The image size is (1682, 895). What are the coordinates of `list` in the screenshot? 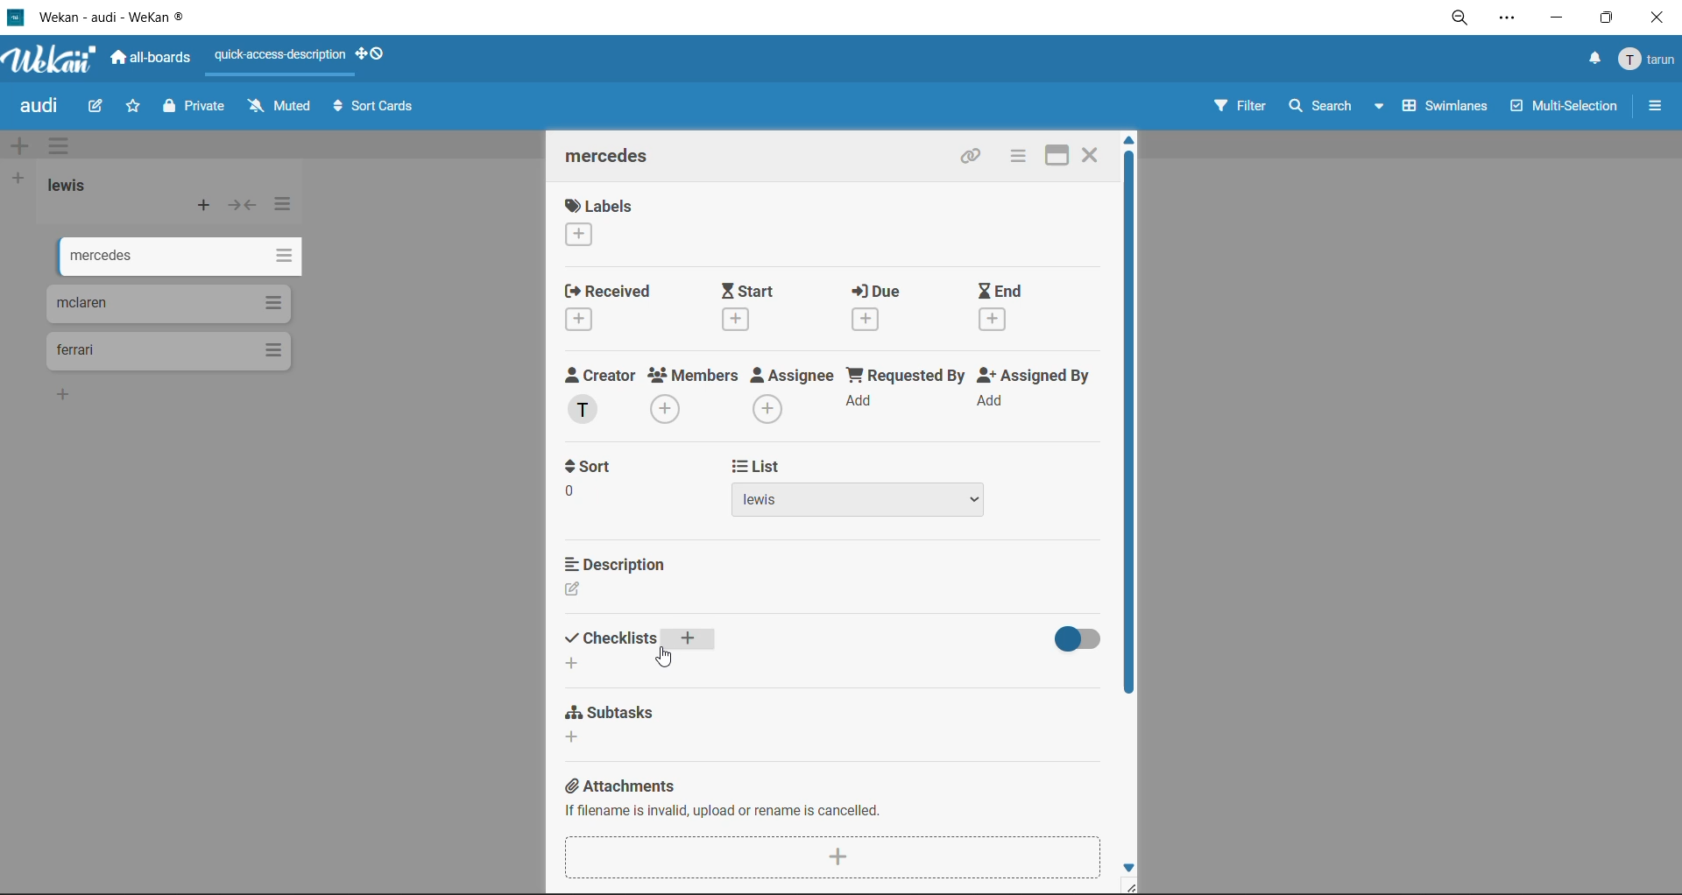 It's located at (855, 502).